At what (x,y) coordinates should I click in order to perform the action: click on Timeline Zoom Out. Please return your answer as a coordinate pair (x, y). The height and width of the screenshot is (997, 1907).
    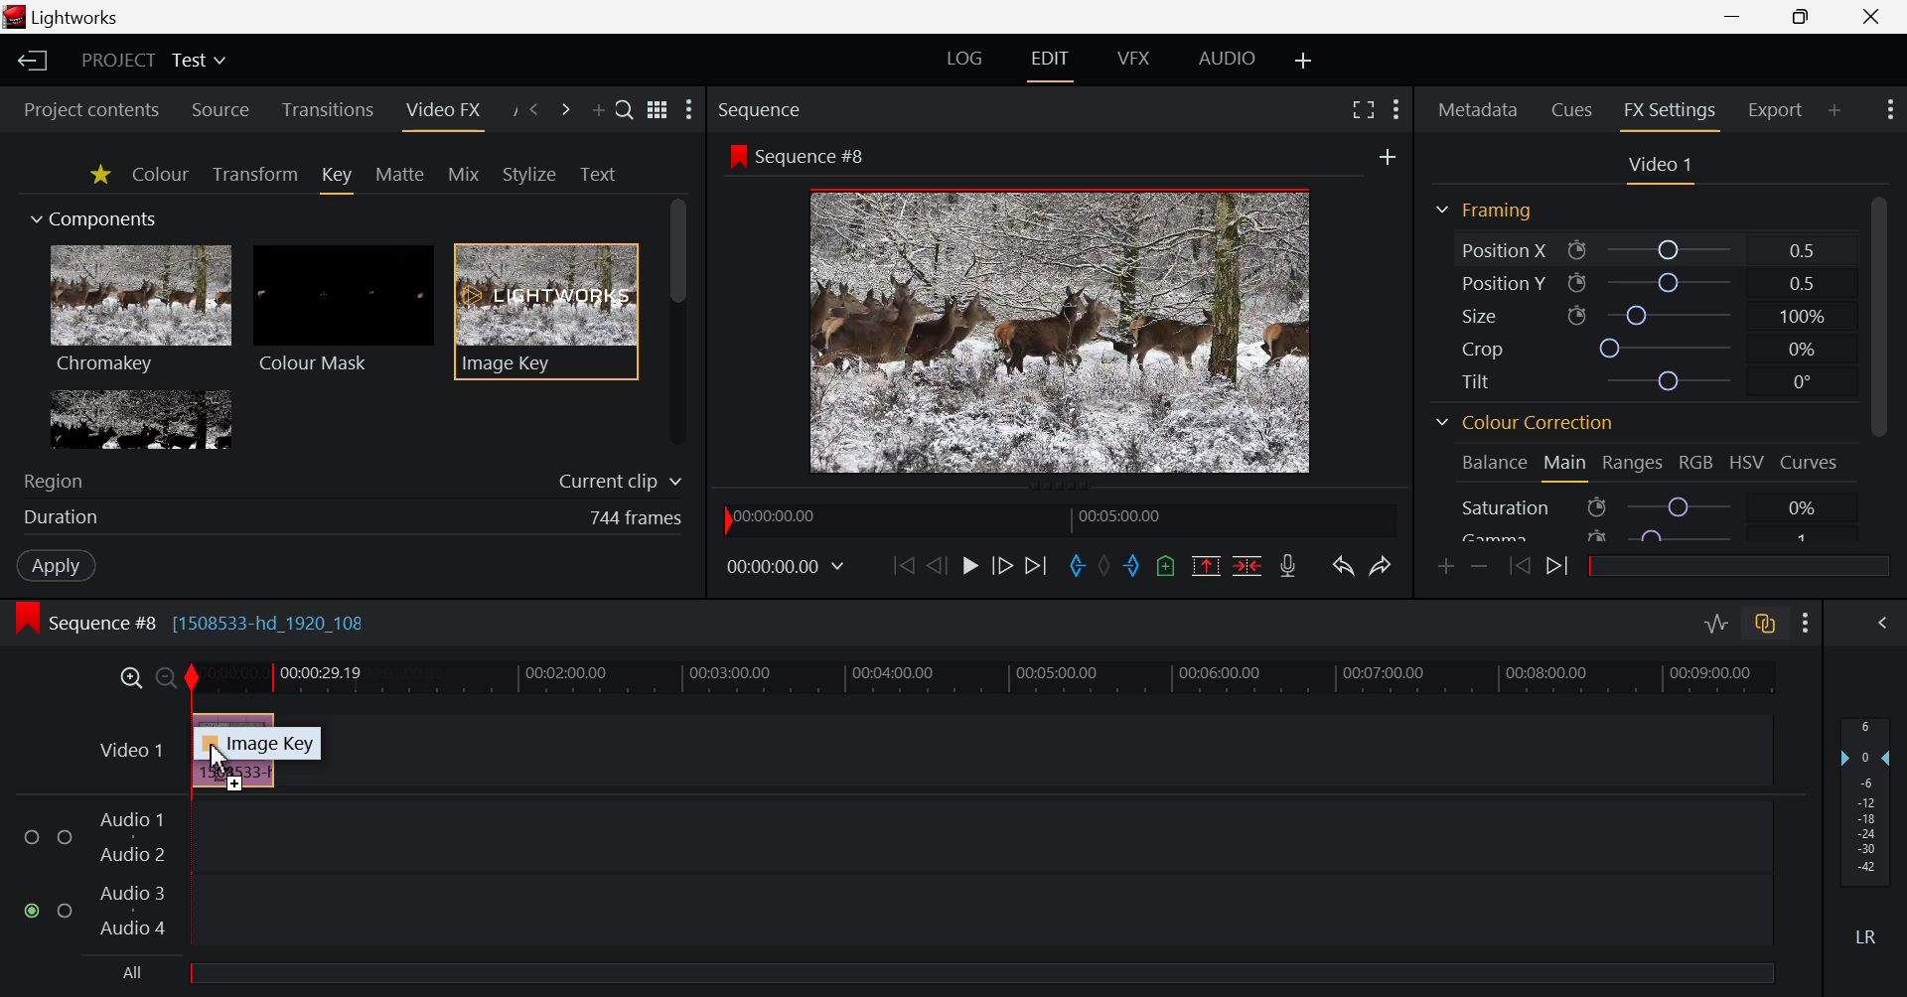
    Looking at the image, I should click on (161, 678).